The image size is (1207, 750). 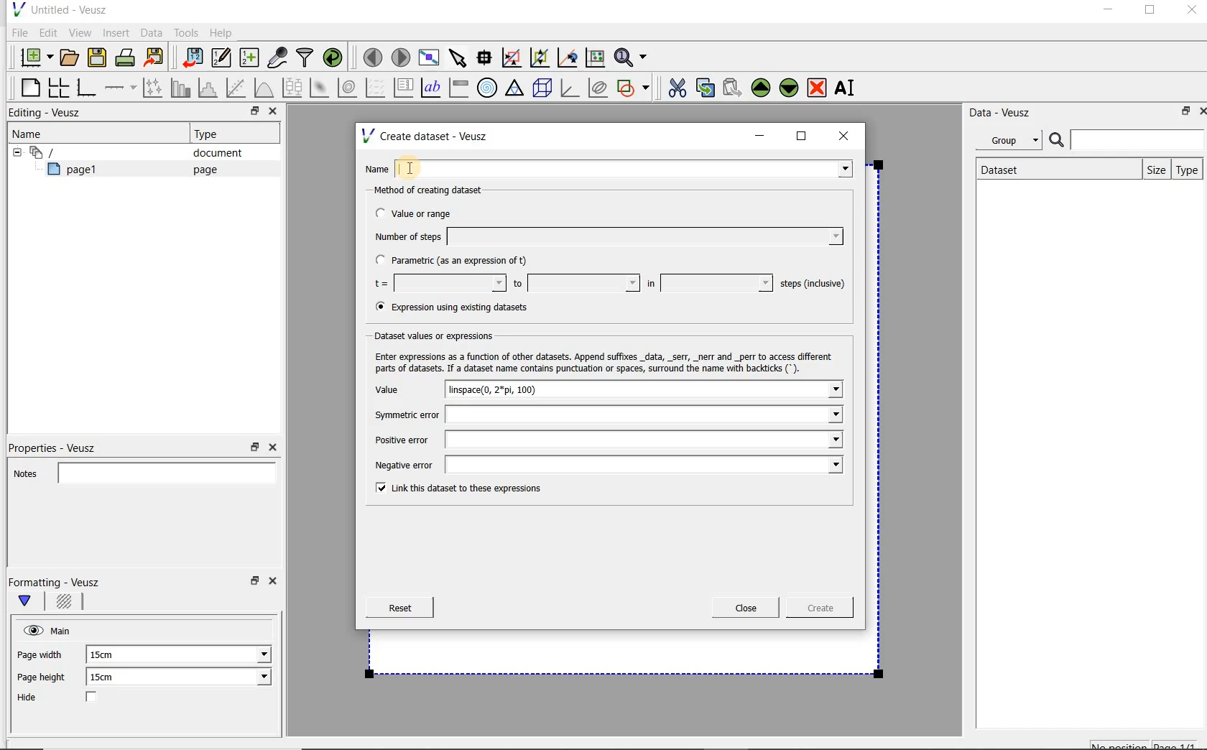 What do you see at coordinates (516, 88) in the screenshot?
I see `ternary graph` at bounding box center [516, 88].